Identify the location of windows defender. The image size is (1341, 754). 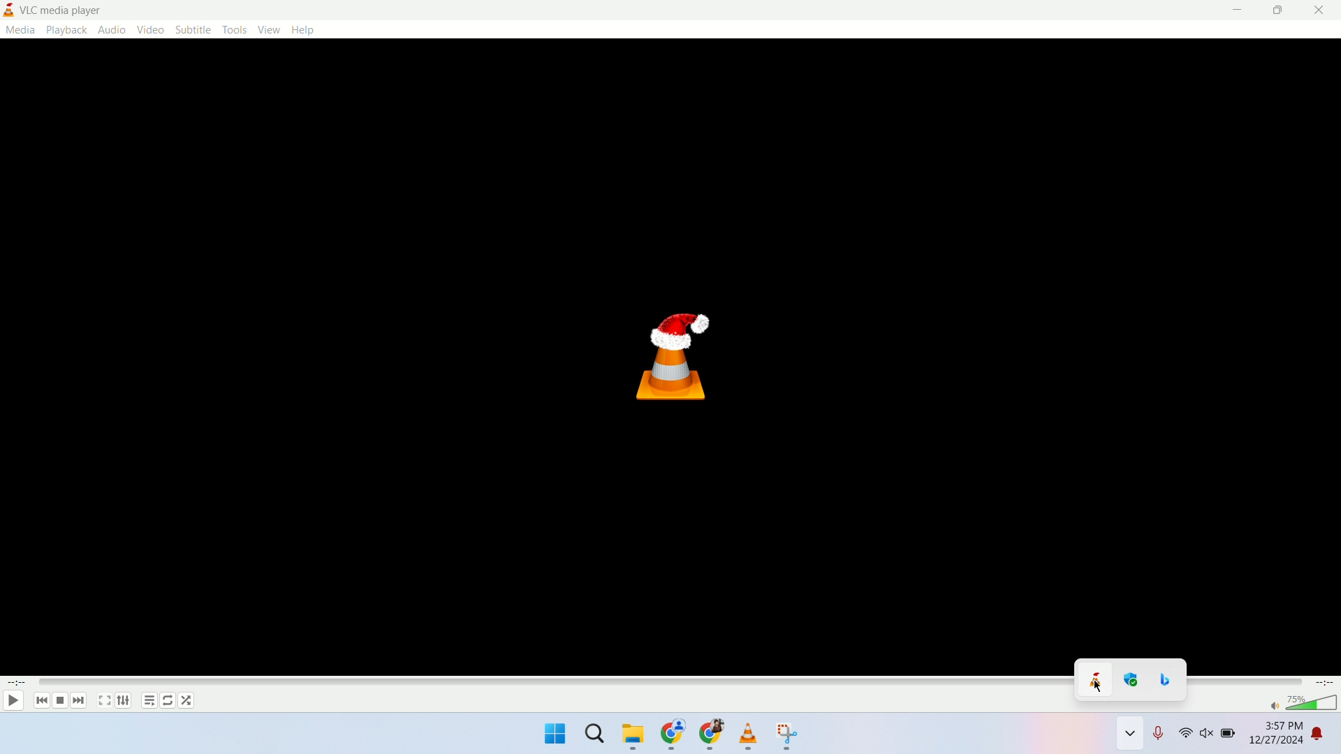
(1133, 679).